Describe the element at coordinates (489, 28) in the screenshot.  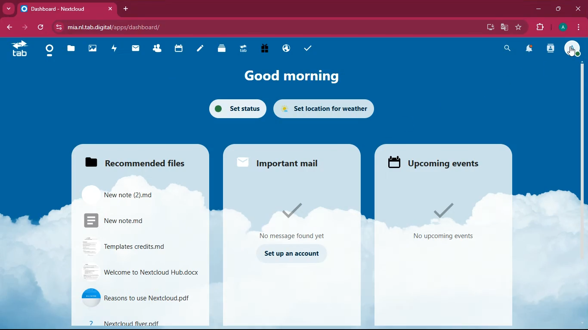
I see `desktop` at that location.